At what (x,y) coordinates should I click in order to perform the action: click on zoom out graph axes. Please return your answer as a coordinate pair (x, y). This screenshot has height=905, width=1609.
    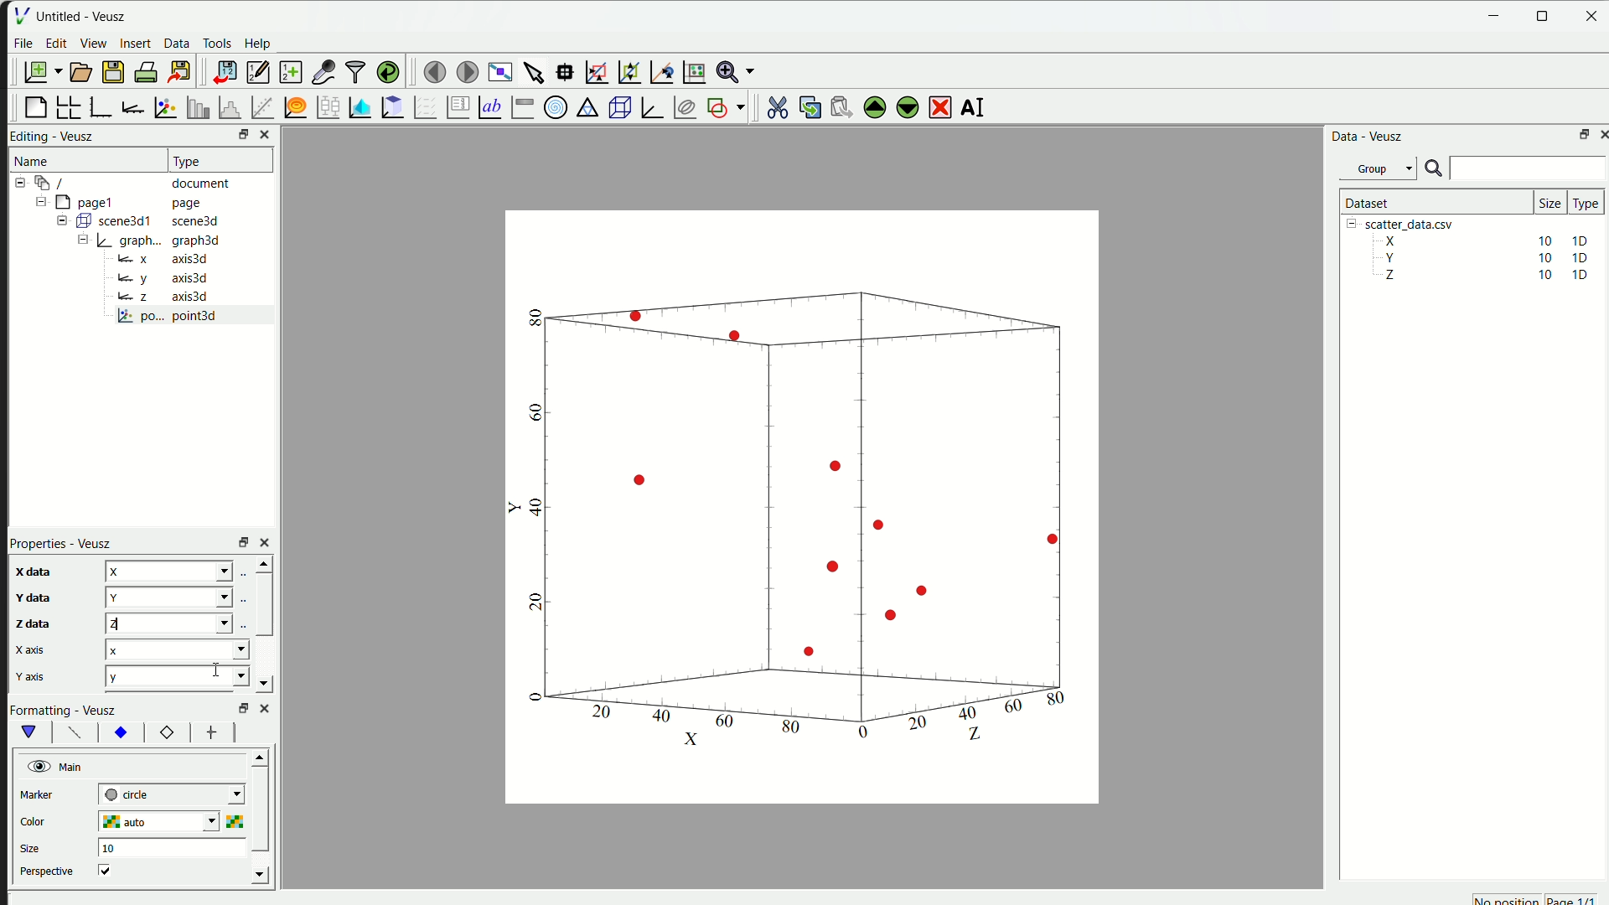
    Looking at the image, I should click on (627, 73).